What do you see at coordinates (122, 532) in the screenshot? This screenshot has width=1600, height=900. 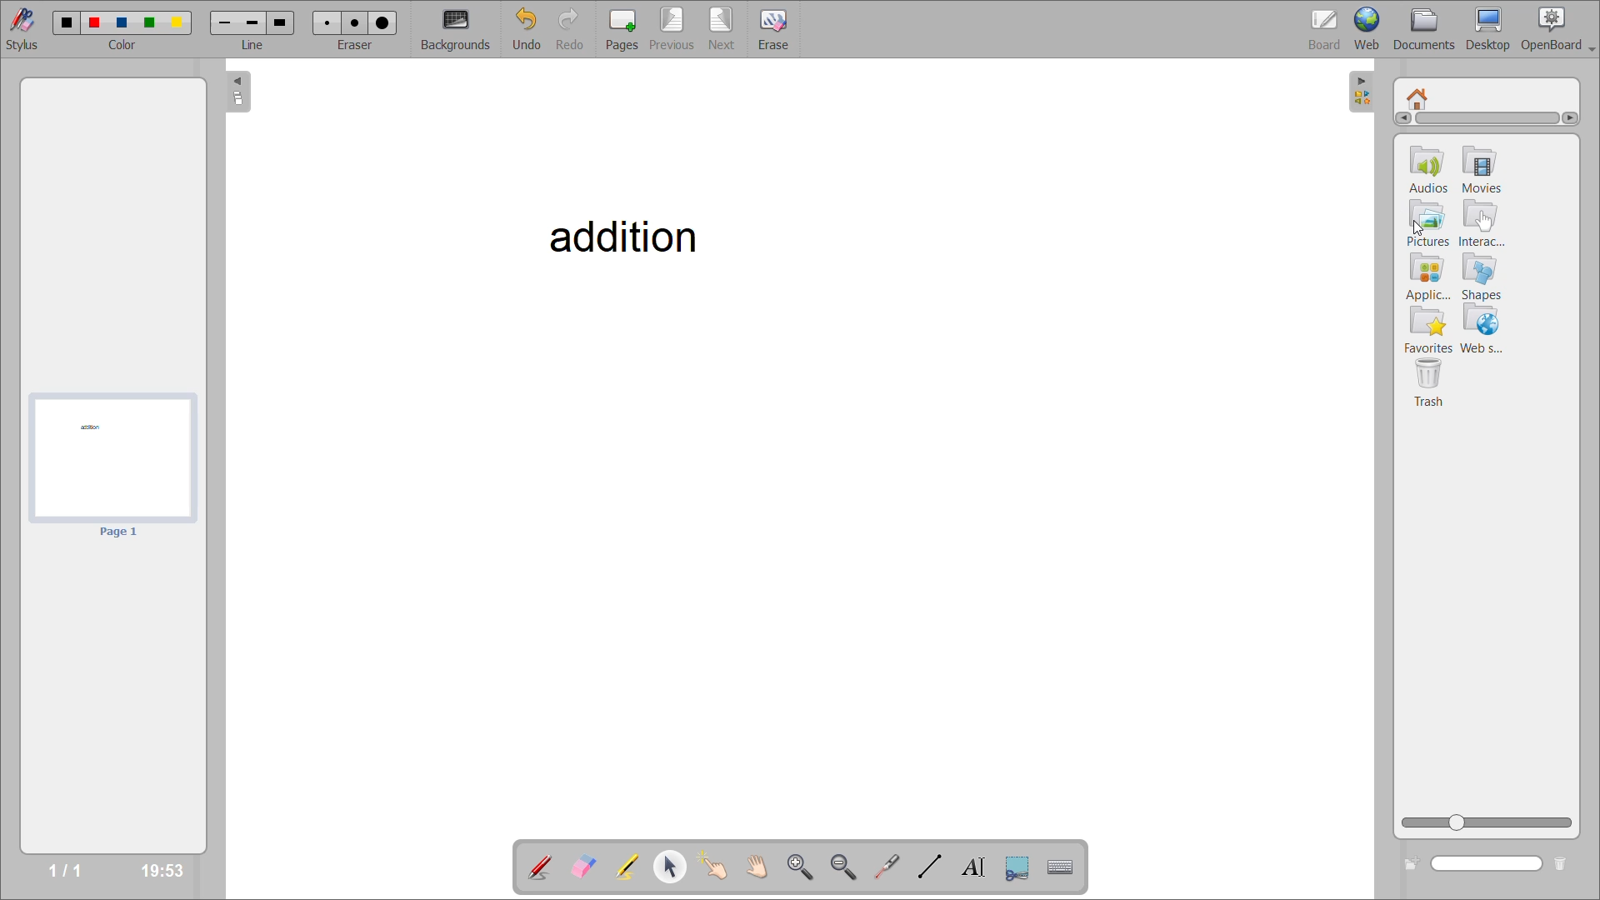 I see `page 1` at bounding box center [122, 532].